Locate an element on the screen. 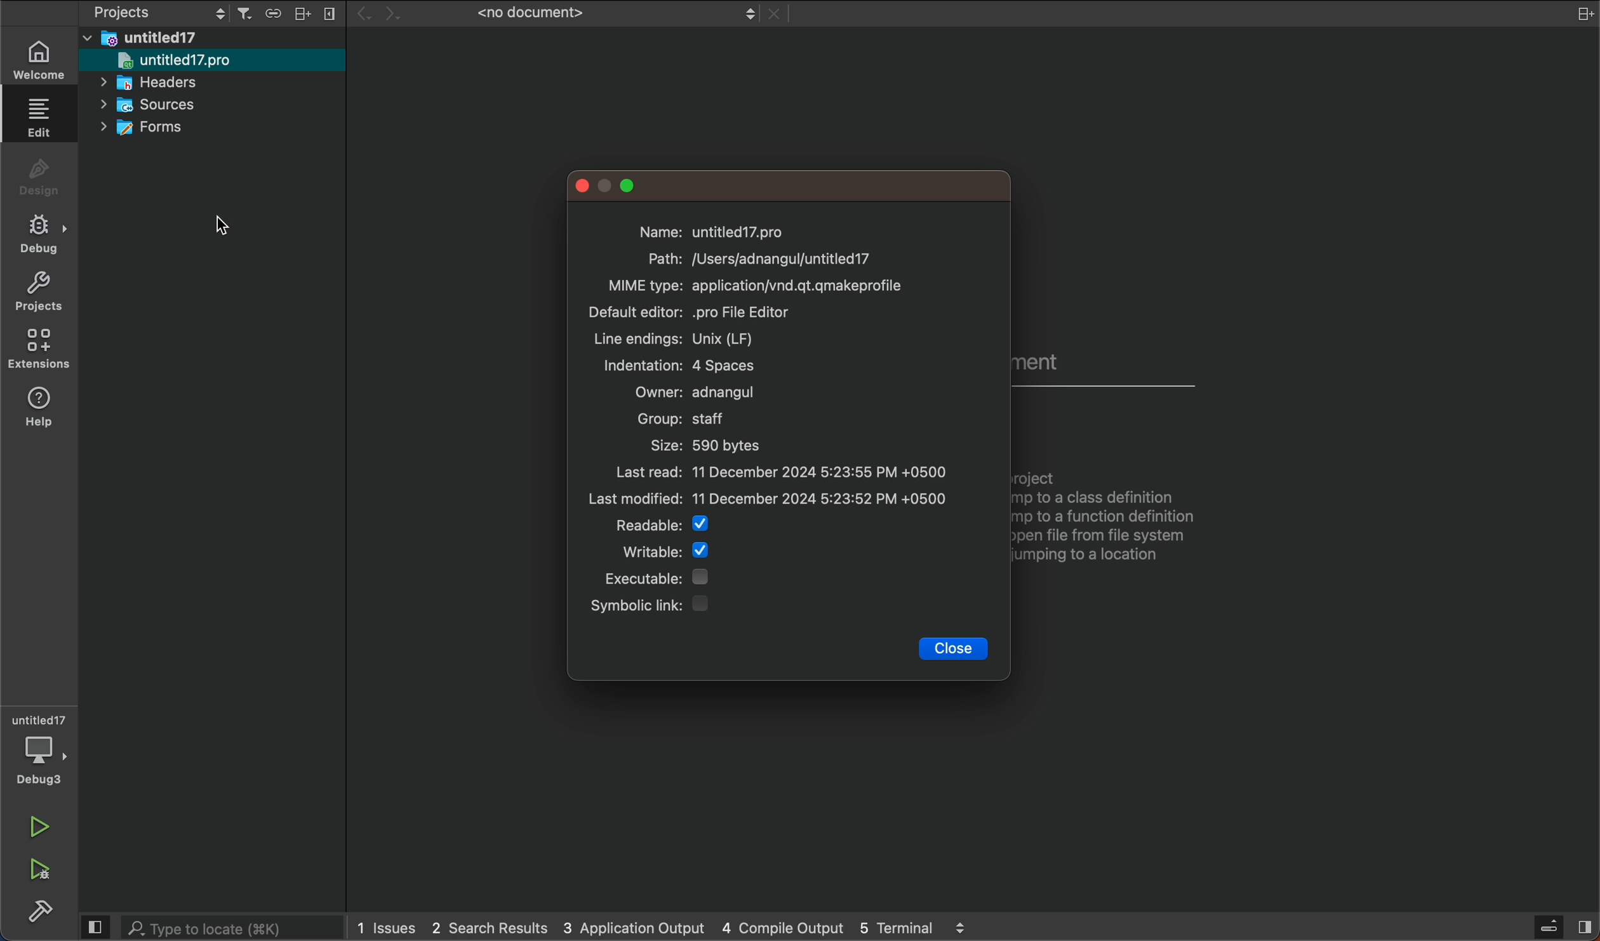 The height and width of the screenshot is (941, 1600). executable is located at coordinates (655, 578).